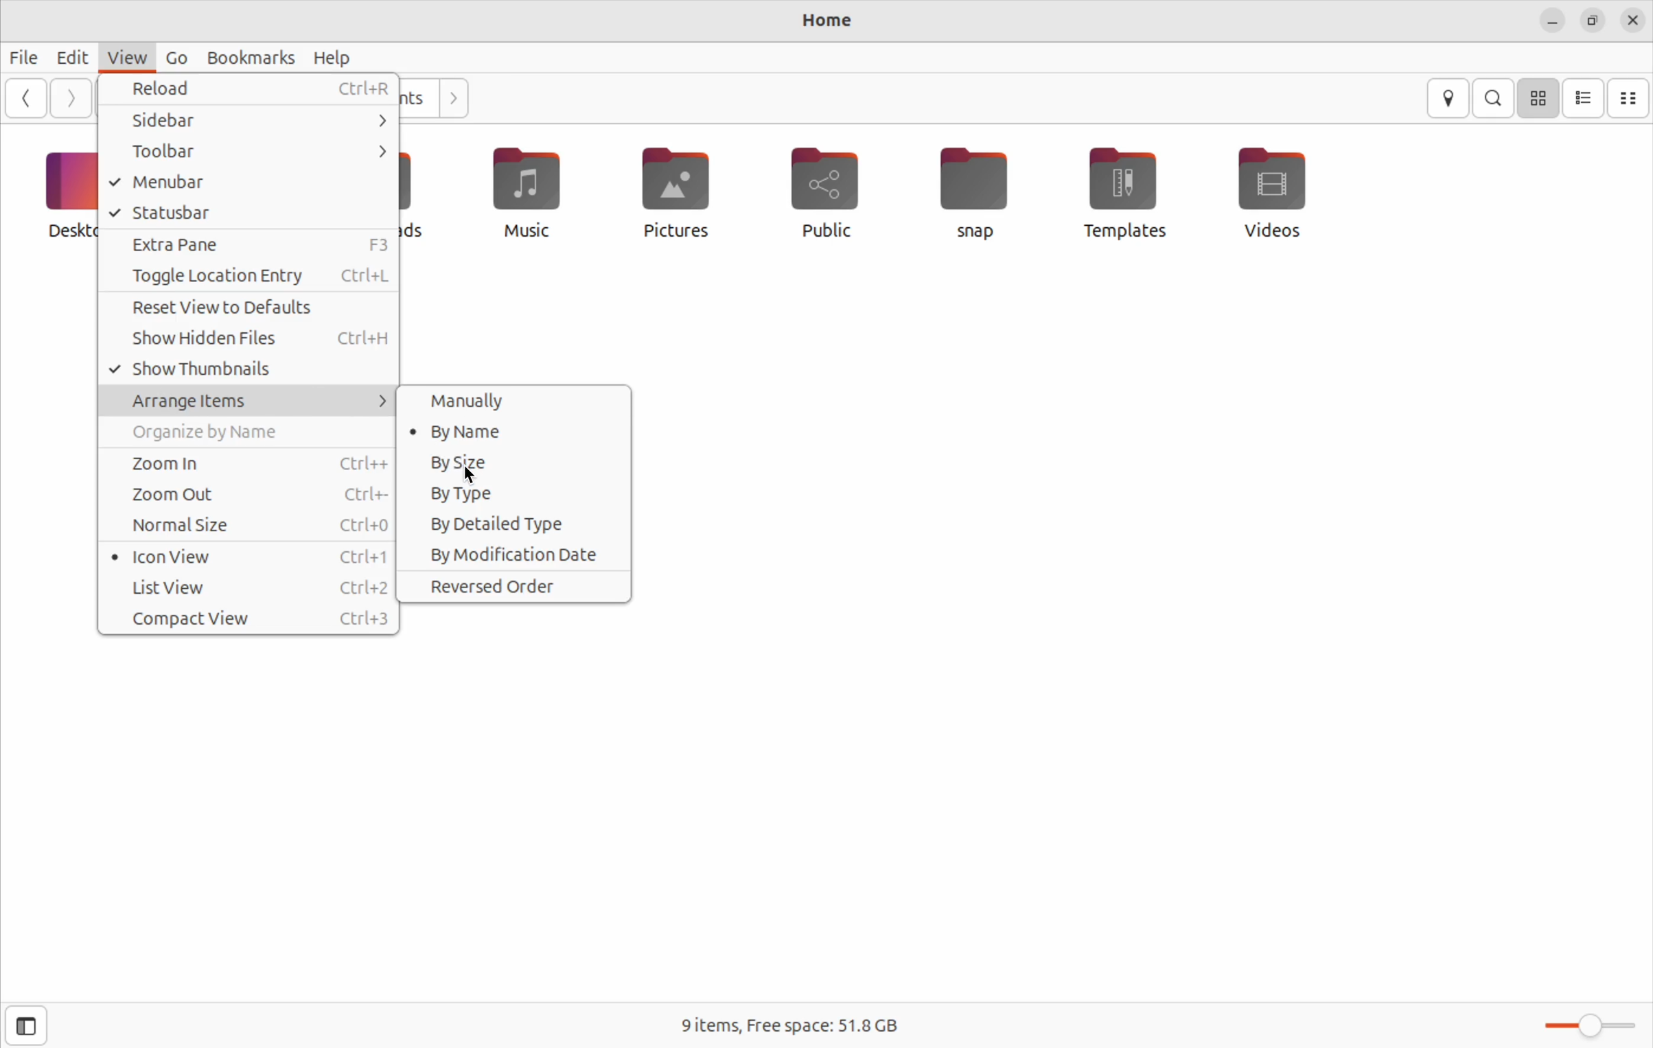  Describe the element at coordinates (507, 432) in the screenshot. I see `By name` at that location.